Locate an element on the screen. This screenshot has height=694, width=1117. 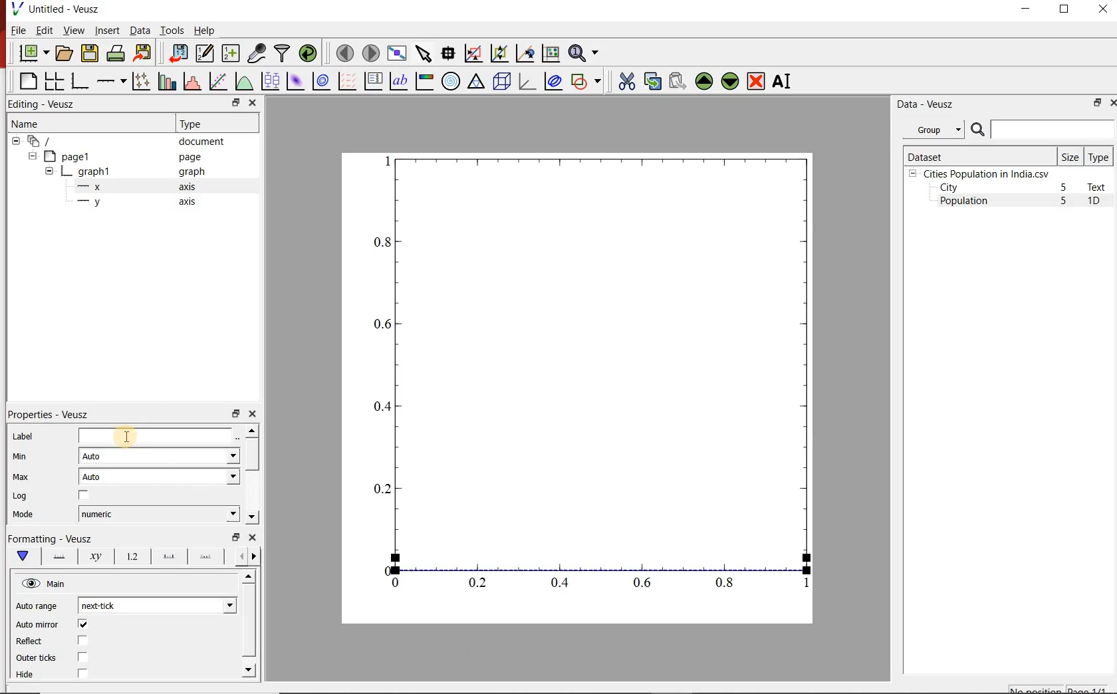
Outer ticks is located at coordinates (35, 657).